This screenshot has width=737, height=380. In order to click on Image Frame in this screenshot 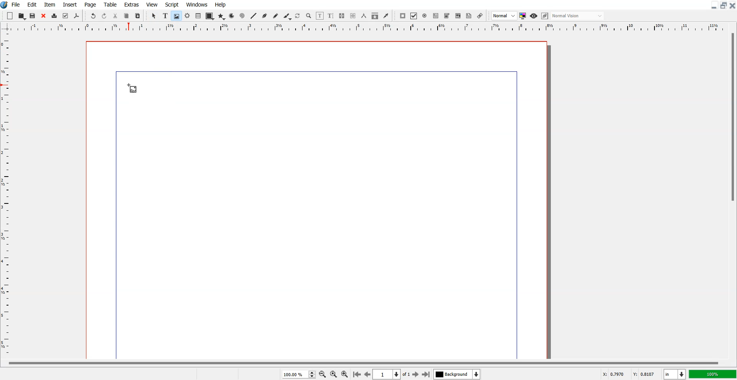, I will do `click(176, 16)`.